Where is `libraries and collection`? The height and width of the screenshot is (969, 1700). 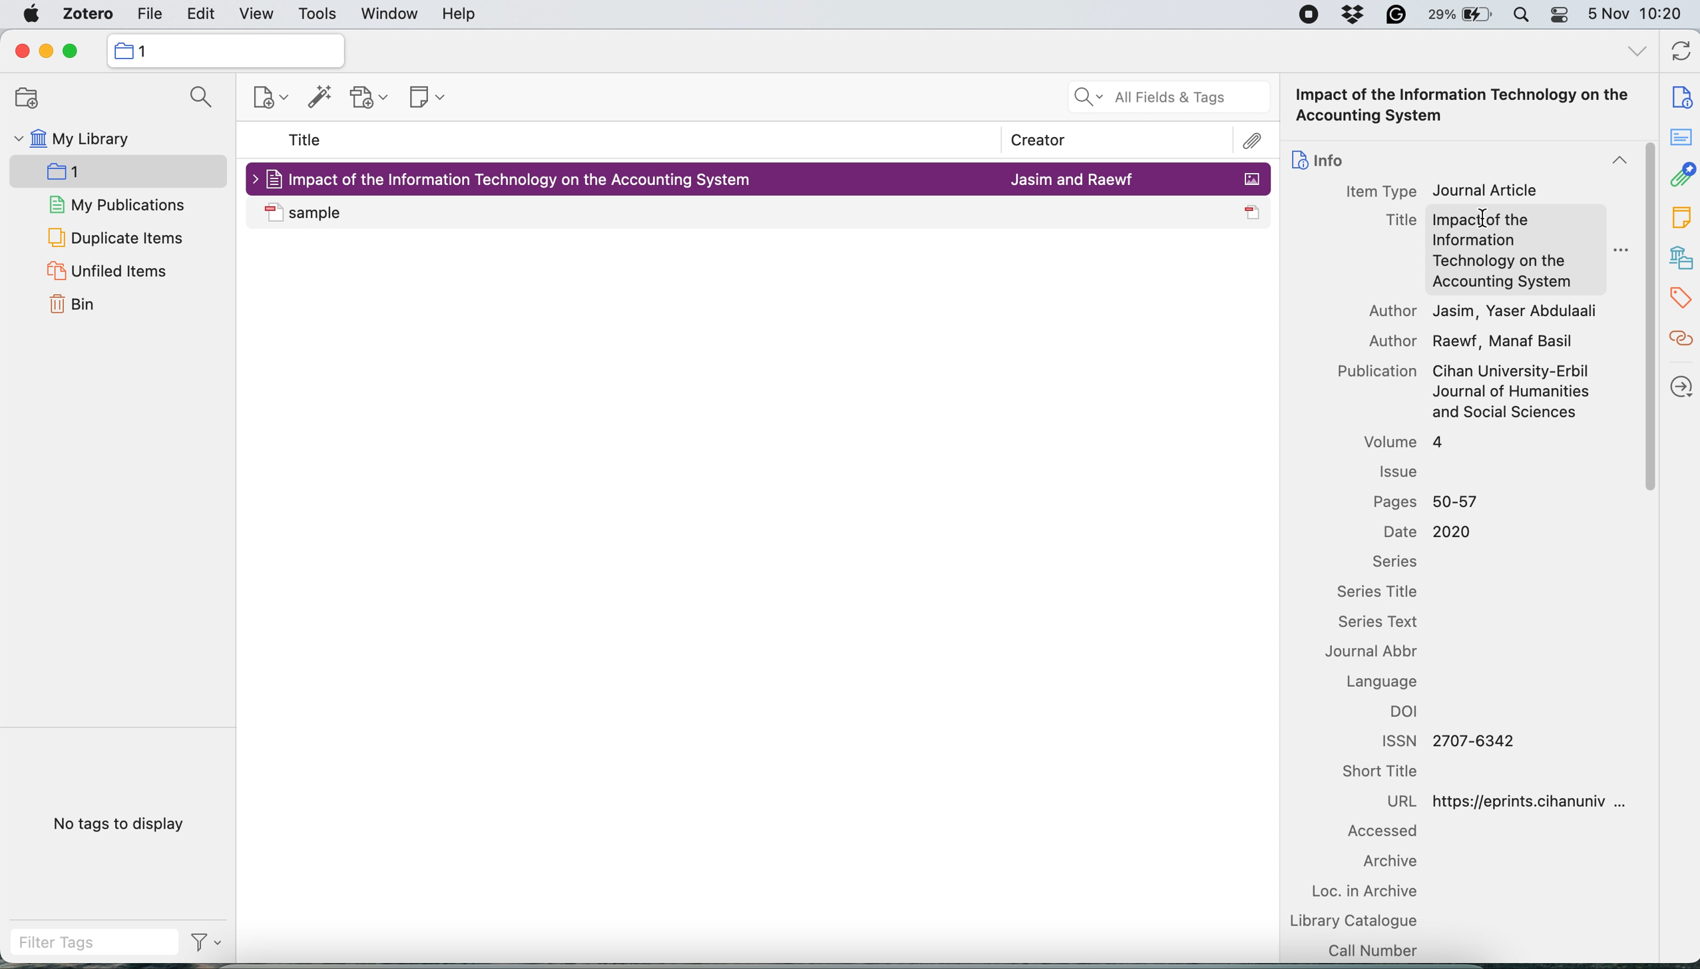 libraries and collection is located at coordinates (1681, 257).